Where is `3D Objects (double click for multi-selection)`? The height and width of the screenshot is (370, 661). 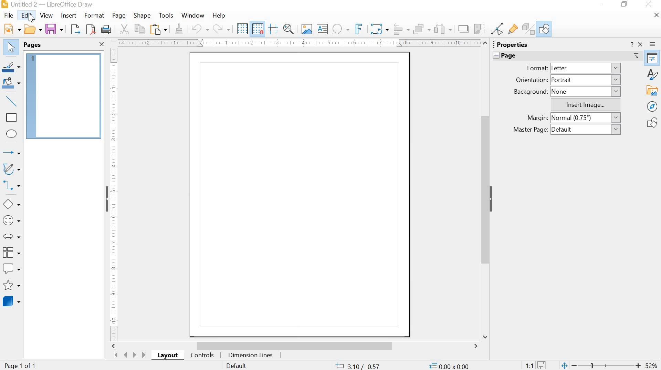 3D Objects (double click for multi-selection) is located at coordinates (11, 301).